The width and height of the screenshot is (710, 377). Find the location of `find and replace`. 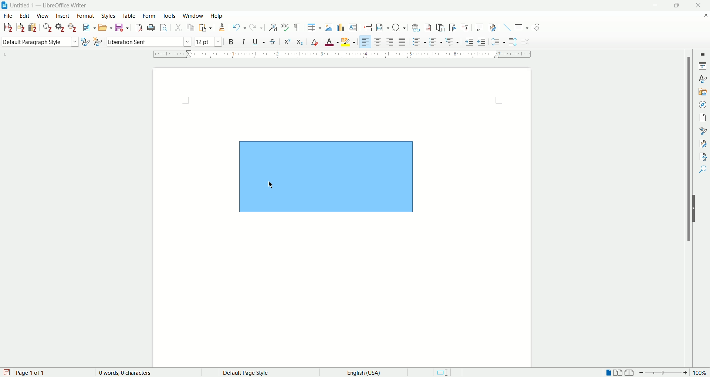

find and replace is located at coordinates (275, 27).